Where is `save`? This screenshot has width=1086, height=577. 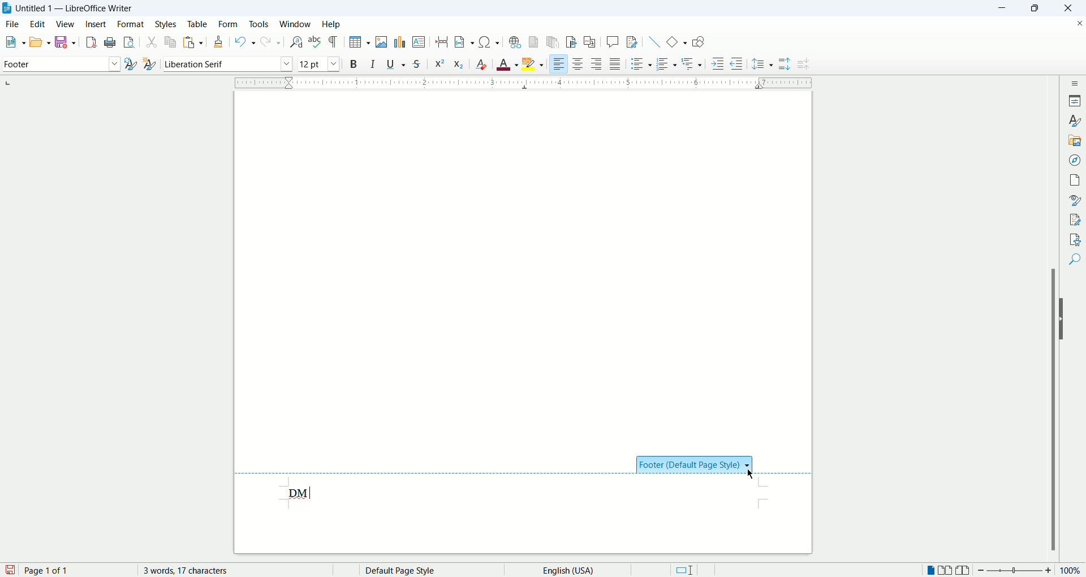
save is located at coordinates (10, 569).